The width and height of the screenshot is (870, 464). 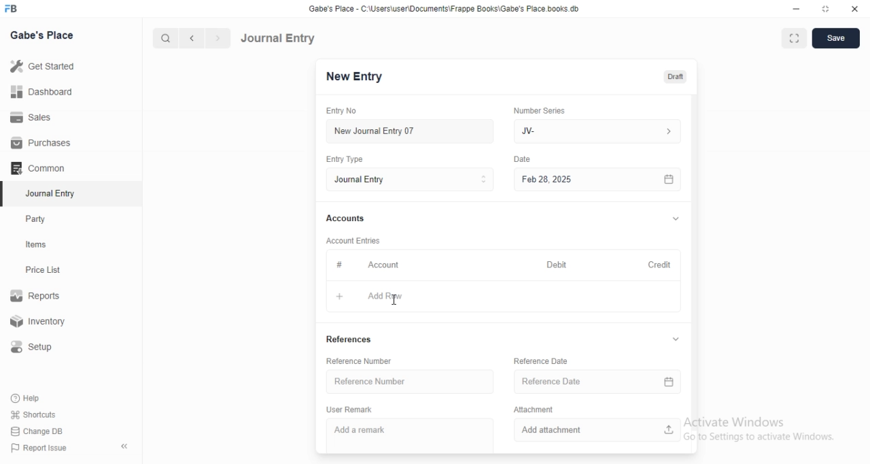 I want to click on Journal Entry, so click(x=278, y=38).